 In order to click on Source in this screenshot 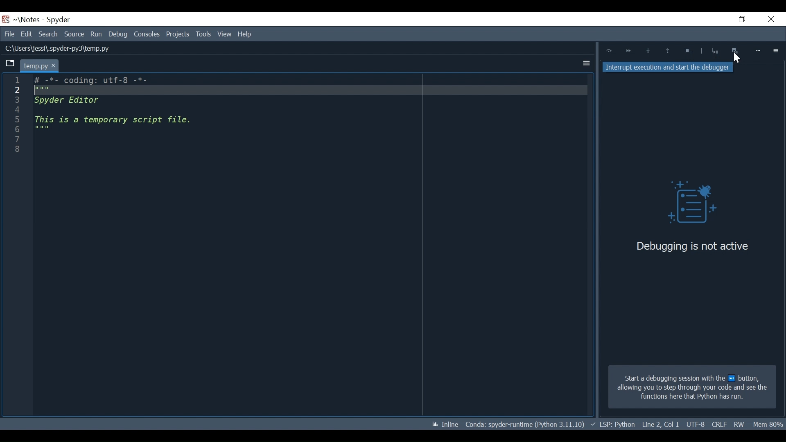, I will do `click(75, 34)`.